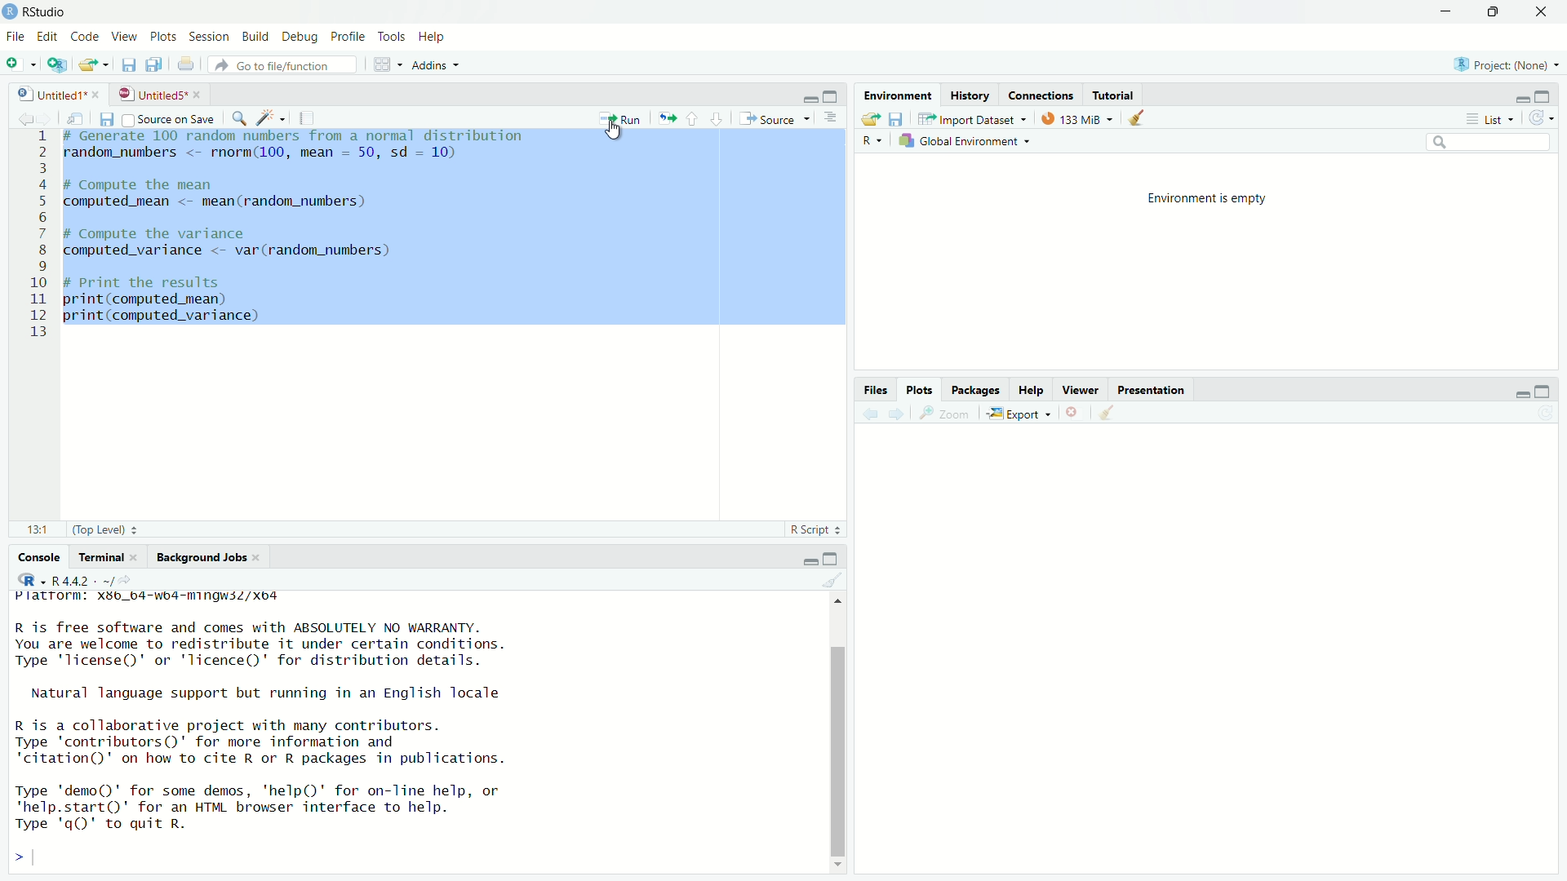  What do you see at coordinates (15, 38) in the screenshot?
I see `file` at bounding box center [15, 38].